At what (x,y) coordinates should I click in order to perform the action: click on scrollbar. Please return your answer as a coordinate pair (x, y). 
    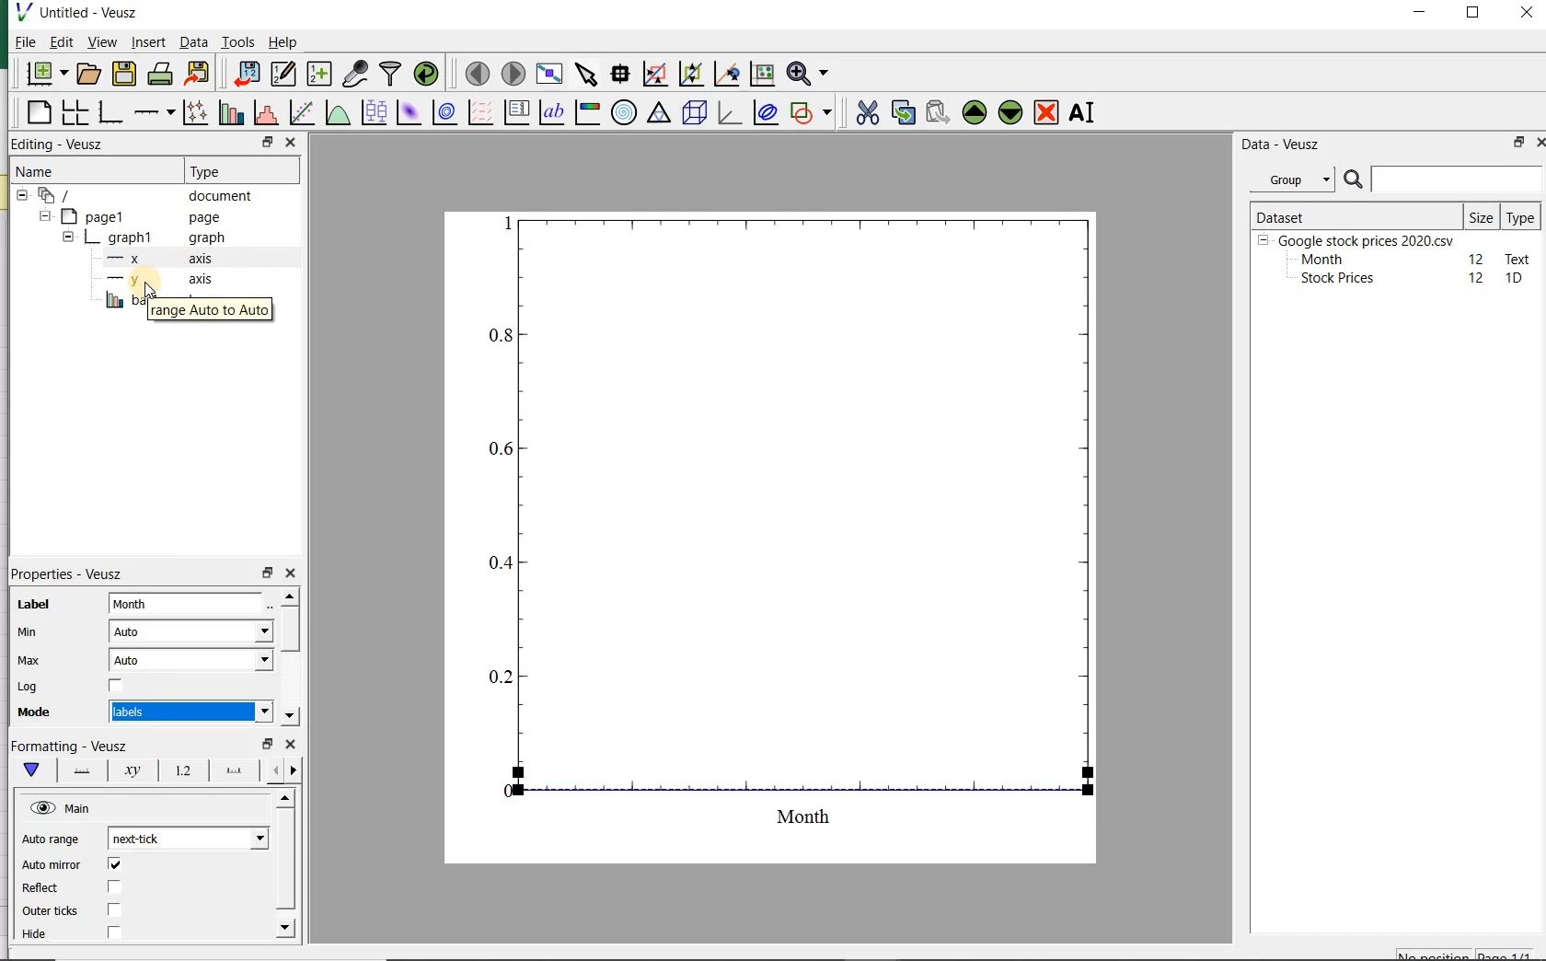
    Looking at the image, I should click on (289, 658).